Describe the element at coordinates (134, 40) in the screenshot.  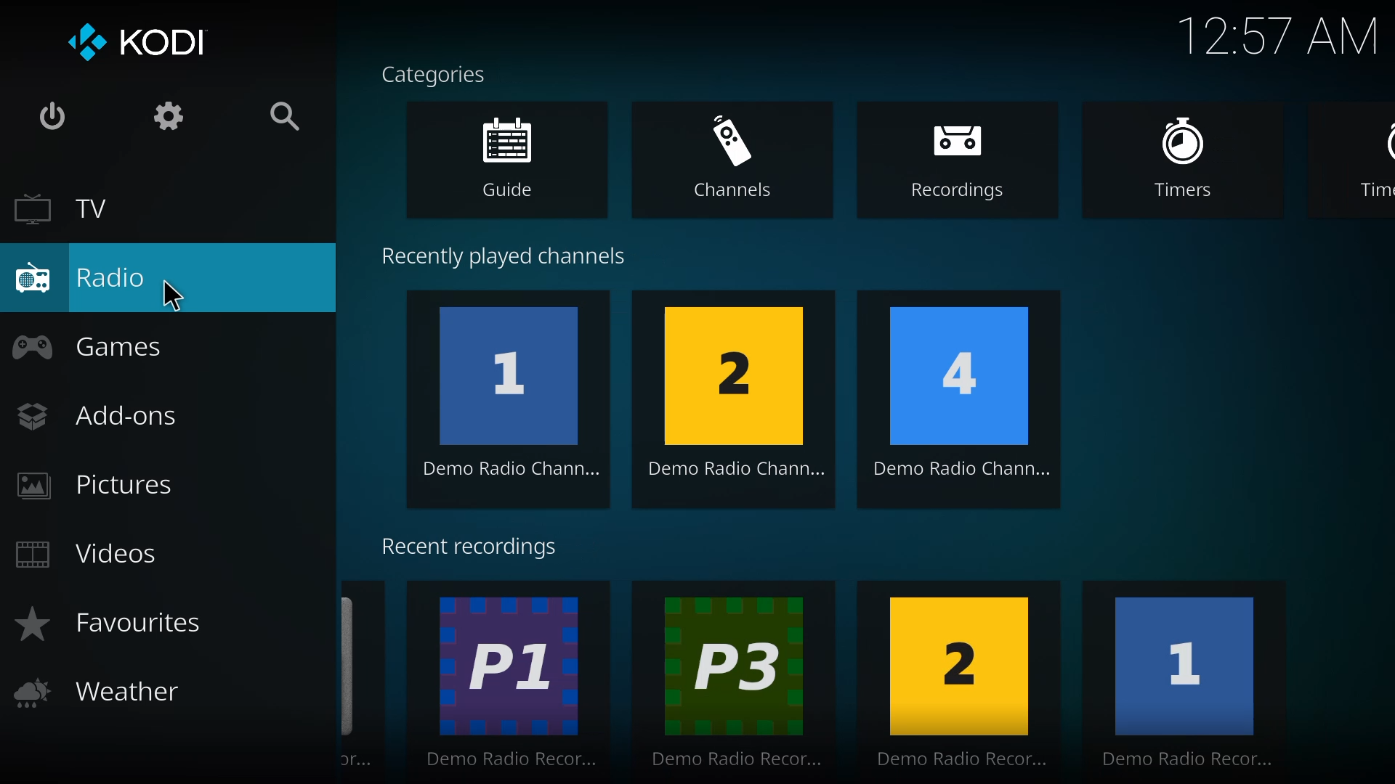
I see `kodi` at that location.